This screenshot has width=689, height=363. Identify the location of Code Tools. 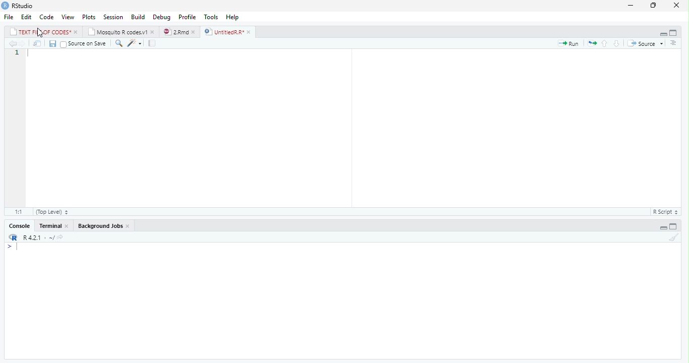
(135, 44).